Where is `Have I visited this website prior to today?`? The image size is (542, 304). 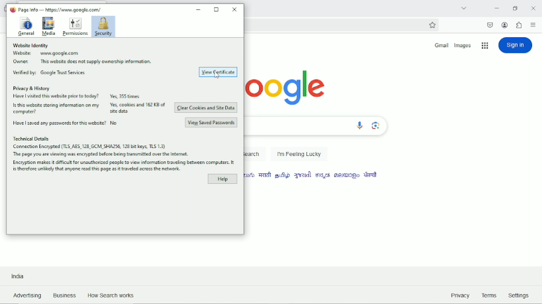
Have I visited this website prior to today? is located at coordinates (56, 97).